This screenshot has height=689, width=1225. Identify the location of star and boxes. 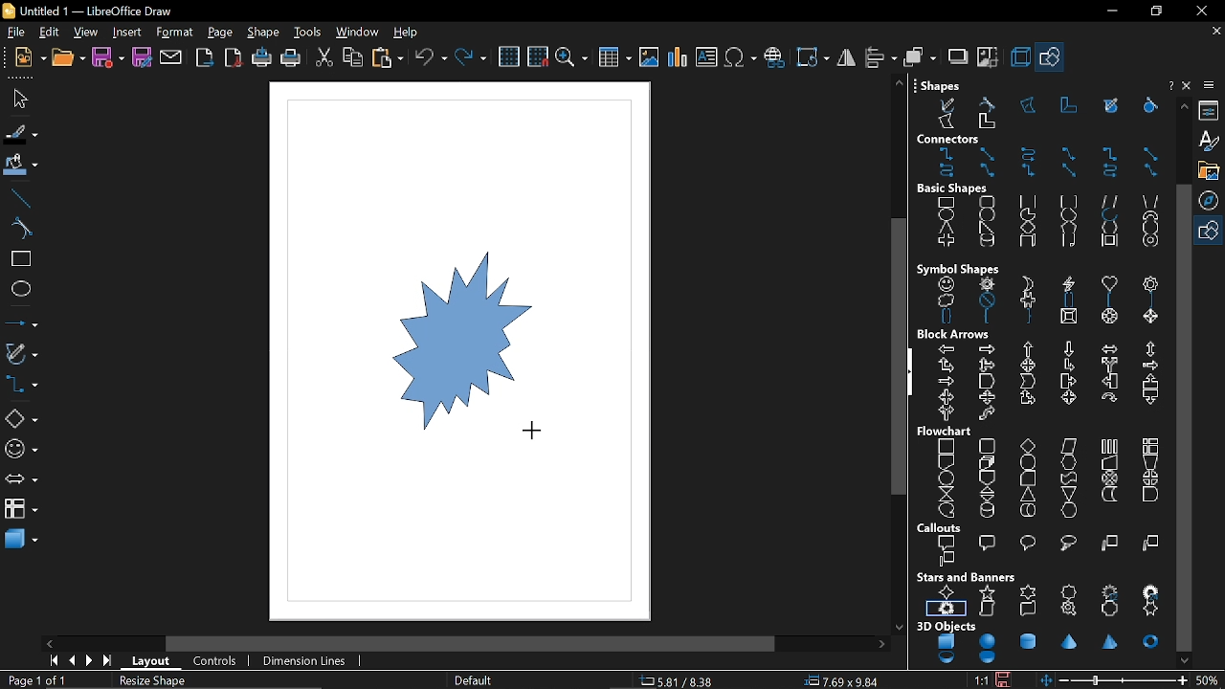
(1041, 594).